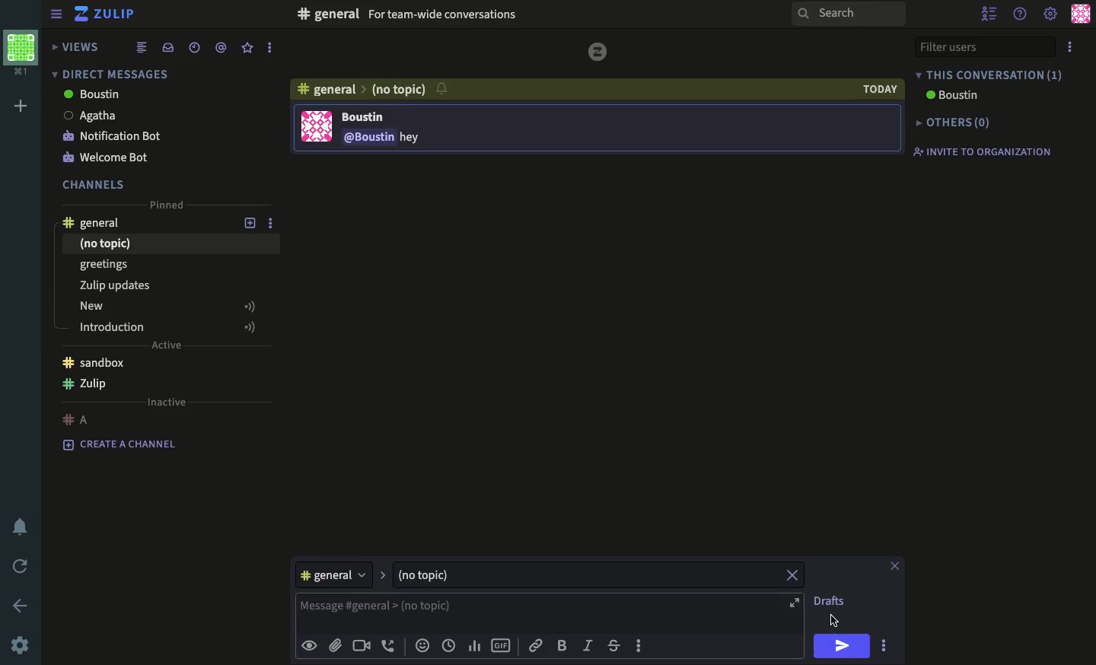 This screenshot has height=665, width=1096. What do you see at coordinates (980, 150) in the screenshot?
I see `invite to organization` at bounding box center [980, 150].